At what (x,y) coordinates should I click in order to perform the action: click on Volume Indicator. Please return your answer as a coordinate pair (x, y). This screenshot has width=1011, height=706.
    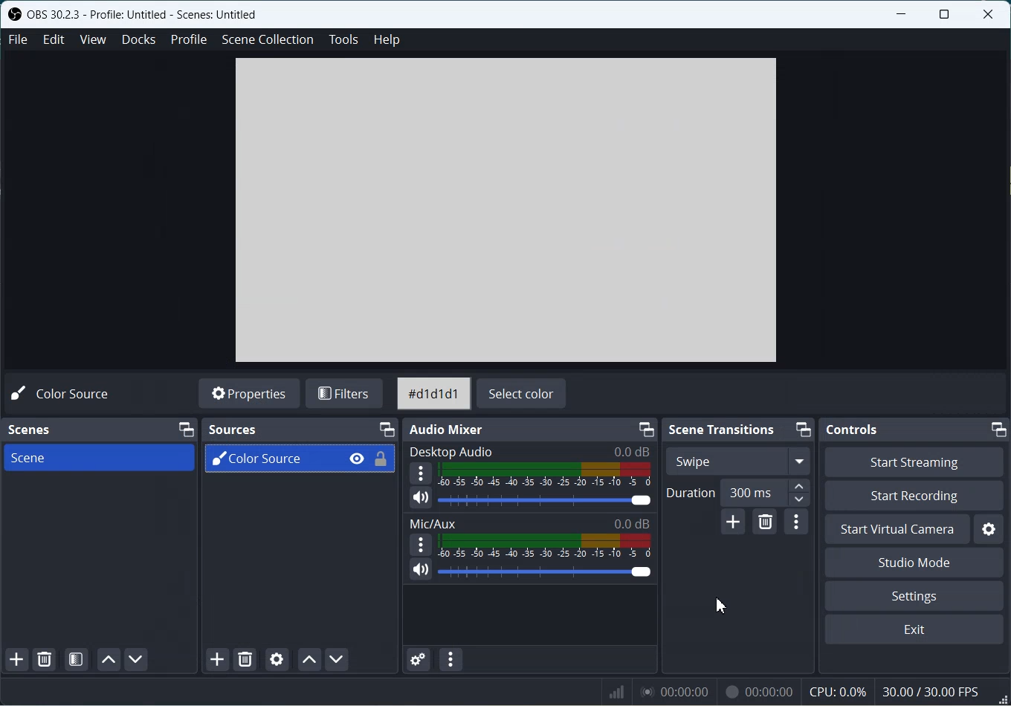
    Looking at the image, I should click on (546, 547).